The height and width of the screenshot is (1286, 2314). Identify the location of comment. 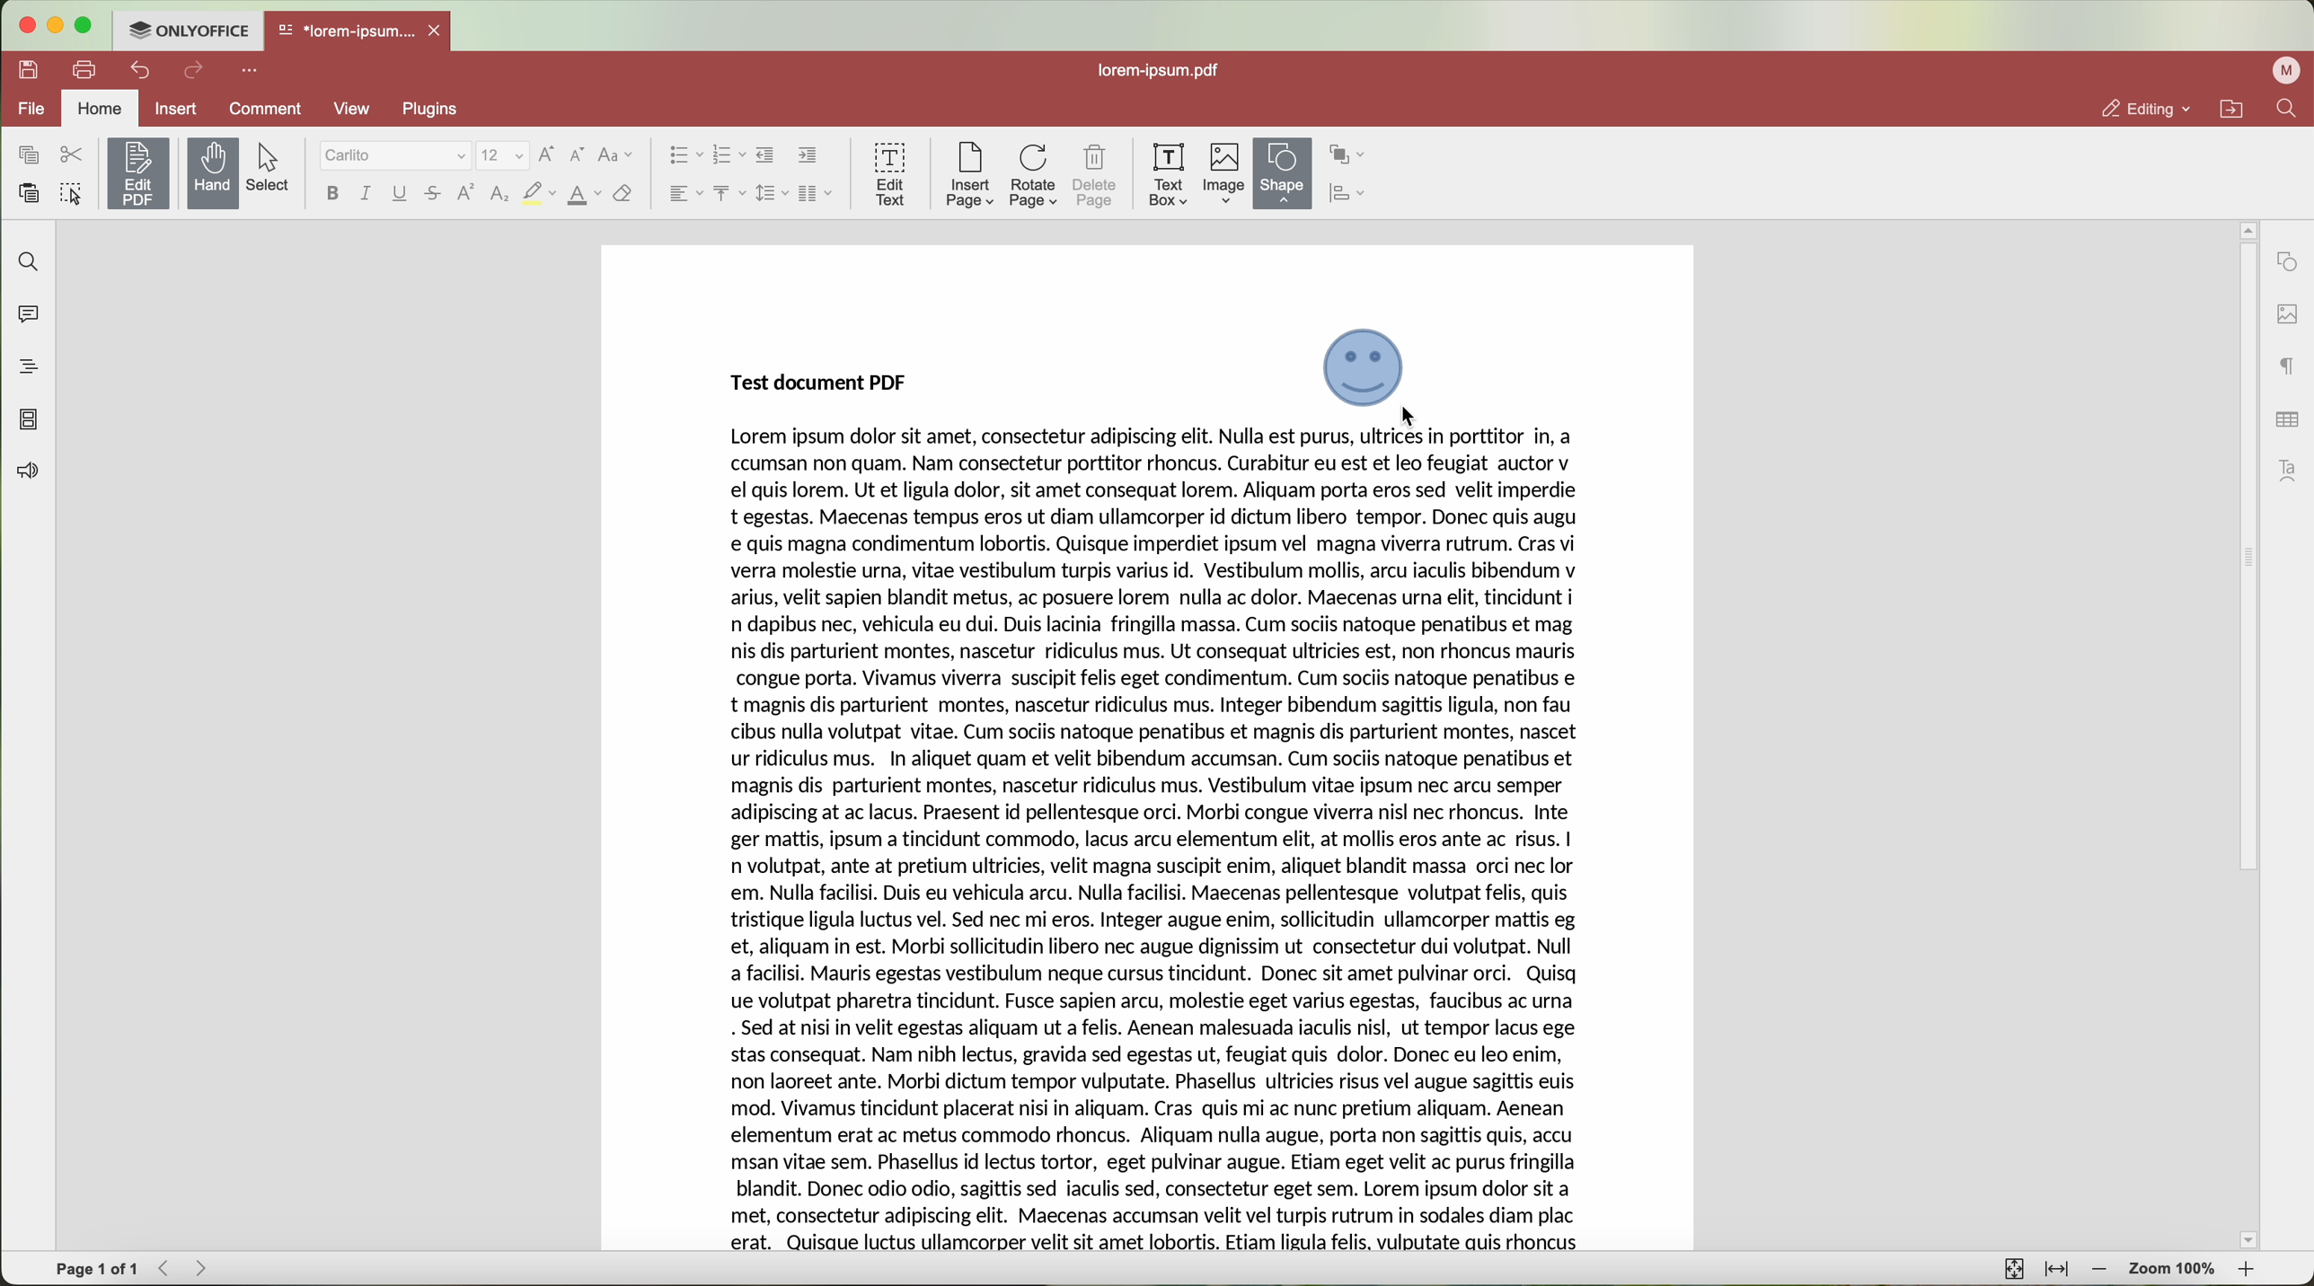
(262, 109).